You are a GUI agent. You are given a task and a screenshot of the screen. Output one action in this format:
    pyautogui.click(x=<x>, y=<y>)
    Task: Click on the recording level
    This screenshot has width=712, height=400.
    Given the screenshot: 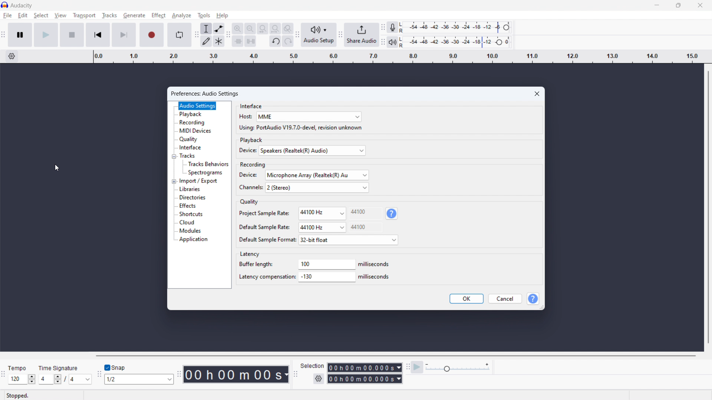 What is the action you would take?
    pyautogui.click(x=457, y=27)
    